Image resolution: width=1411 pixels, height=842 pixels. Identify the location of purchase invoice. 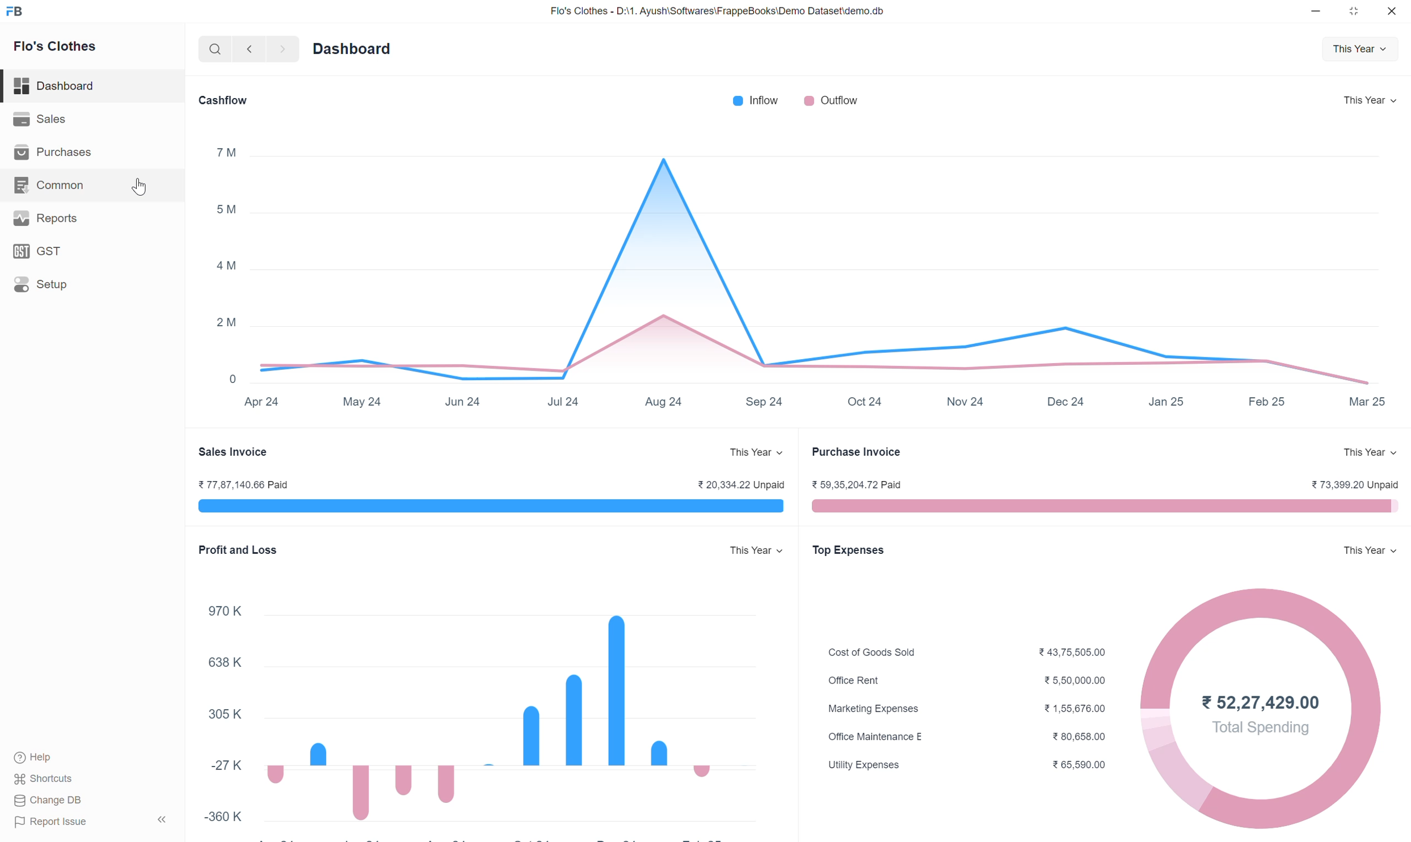
(862, 454).